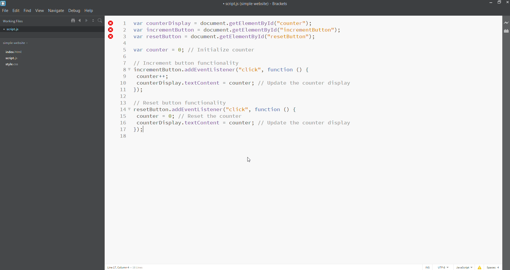 The height and width of the screenshot is (270, 510). What do you see at coordinates (123, 81) in the screenshot?
I see `line number` at bounding box center [123, 81].